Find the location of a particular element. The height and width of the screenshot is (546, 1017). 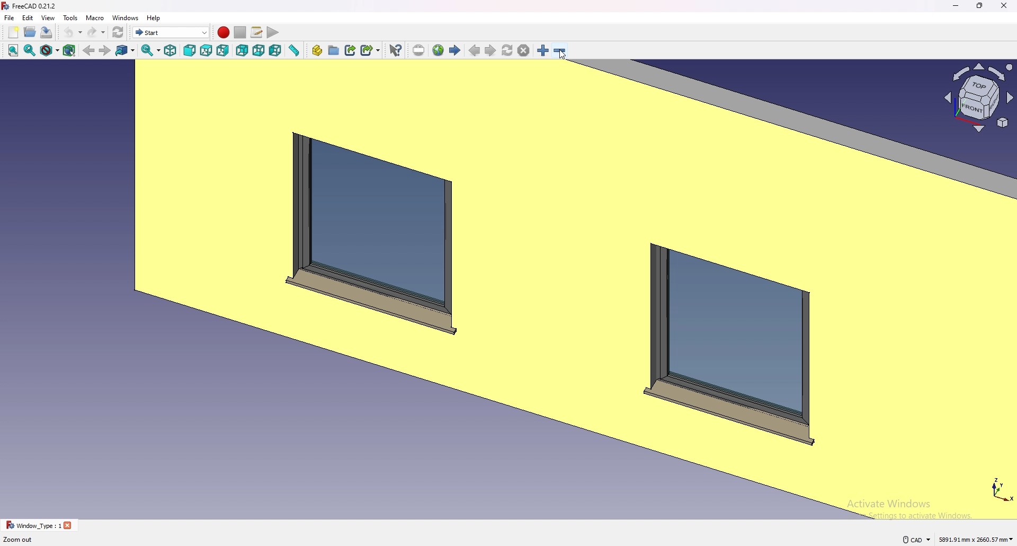

macro is located at coordinates (96, 17).